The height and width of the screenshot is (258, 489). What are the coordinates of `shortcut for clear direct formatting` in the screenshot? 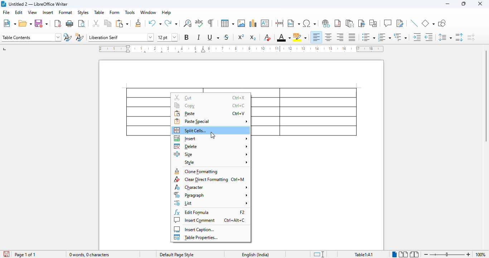 It's located at (238, 179).